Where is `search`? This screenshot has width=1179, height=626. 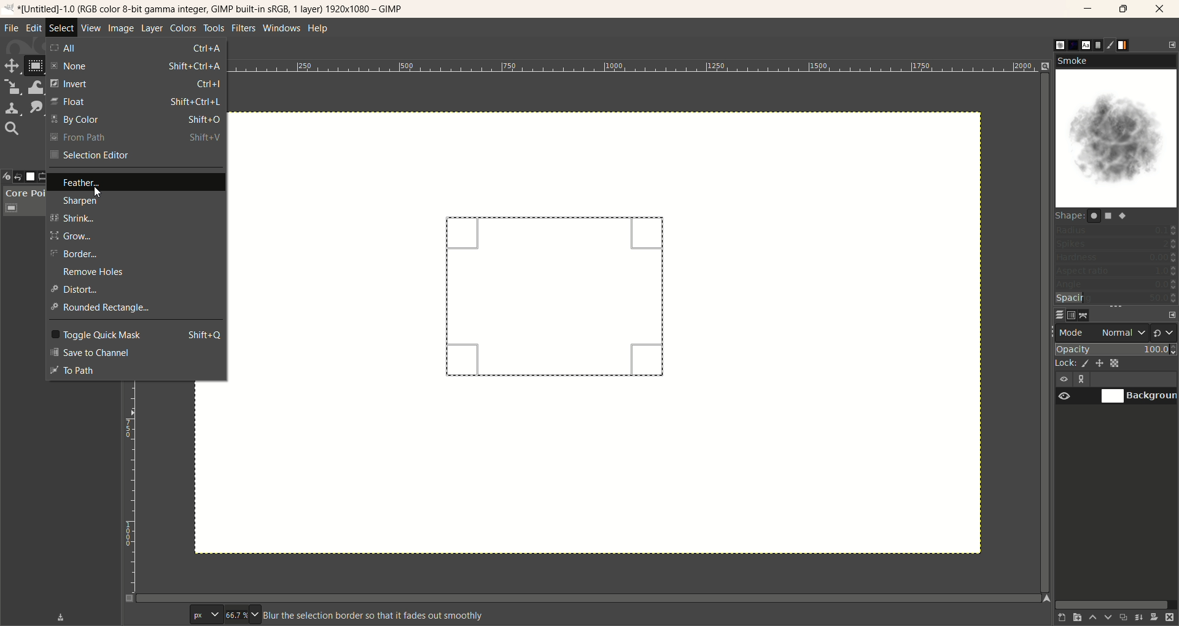
search is located at coordinates (12, 130).